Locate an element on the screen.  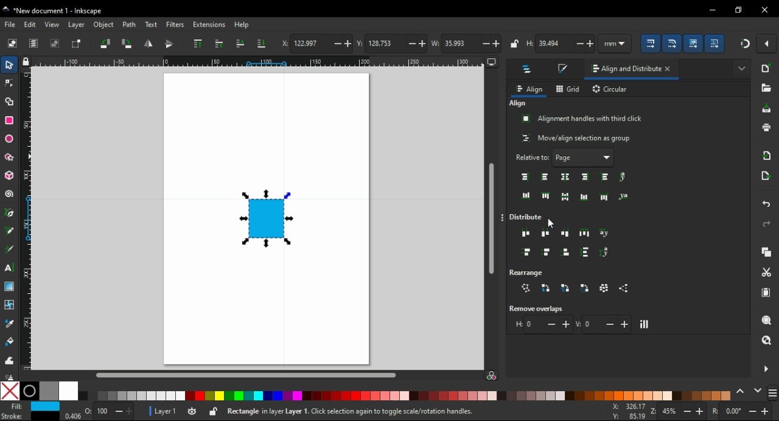
select is located at coordinates (10, 66).